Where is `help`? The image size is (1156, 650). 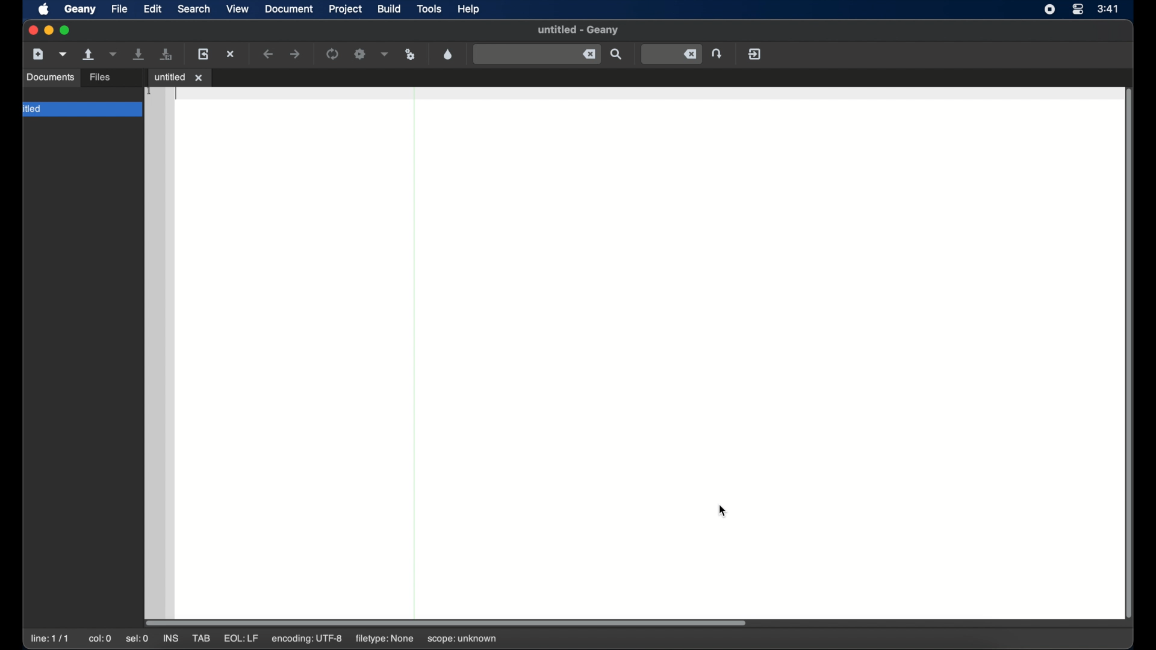
help is located at coordinates (469, 9).